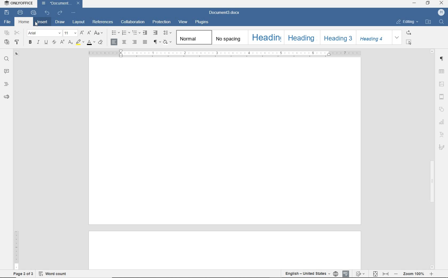 The width and height of the screenshot is (448, 278). I want to click on RULER, so click(225, 54).